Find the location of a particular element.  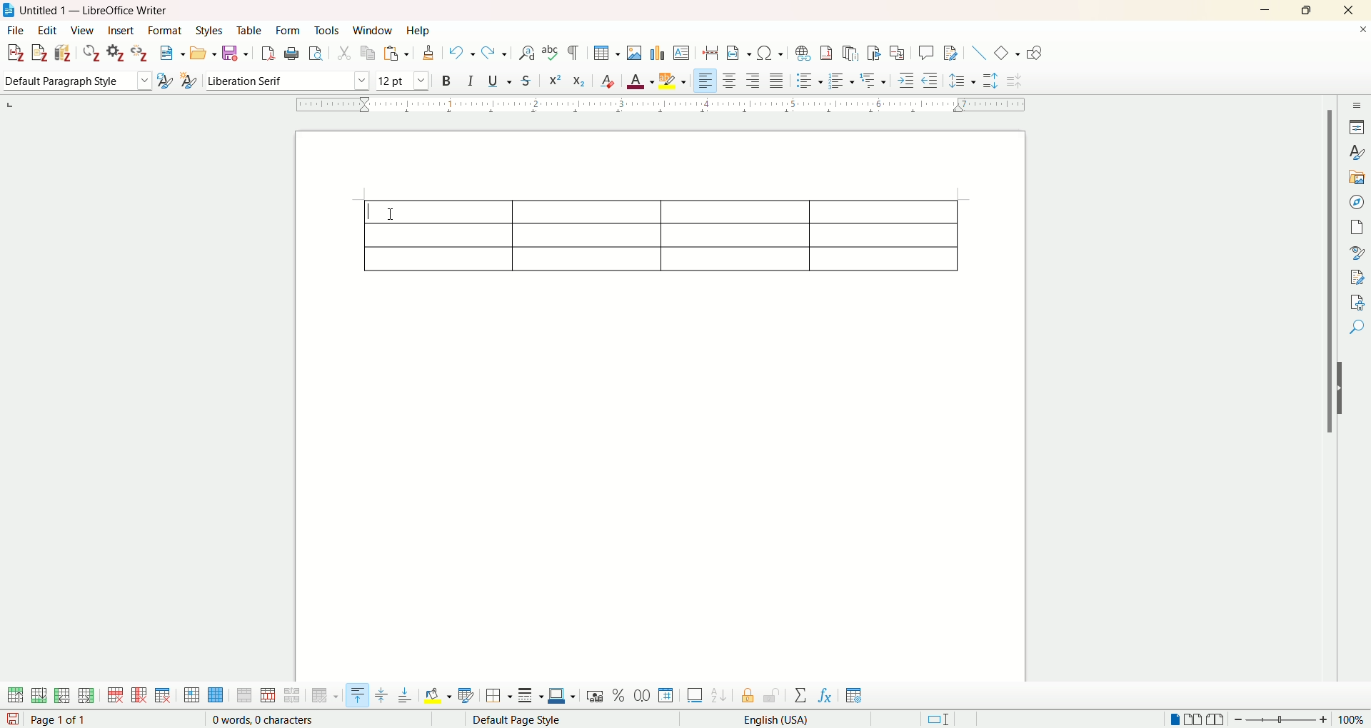

font size is located at coordinates (401, 82).